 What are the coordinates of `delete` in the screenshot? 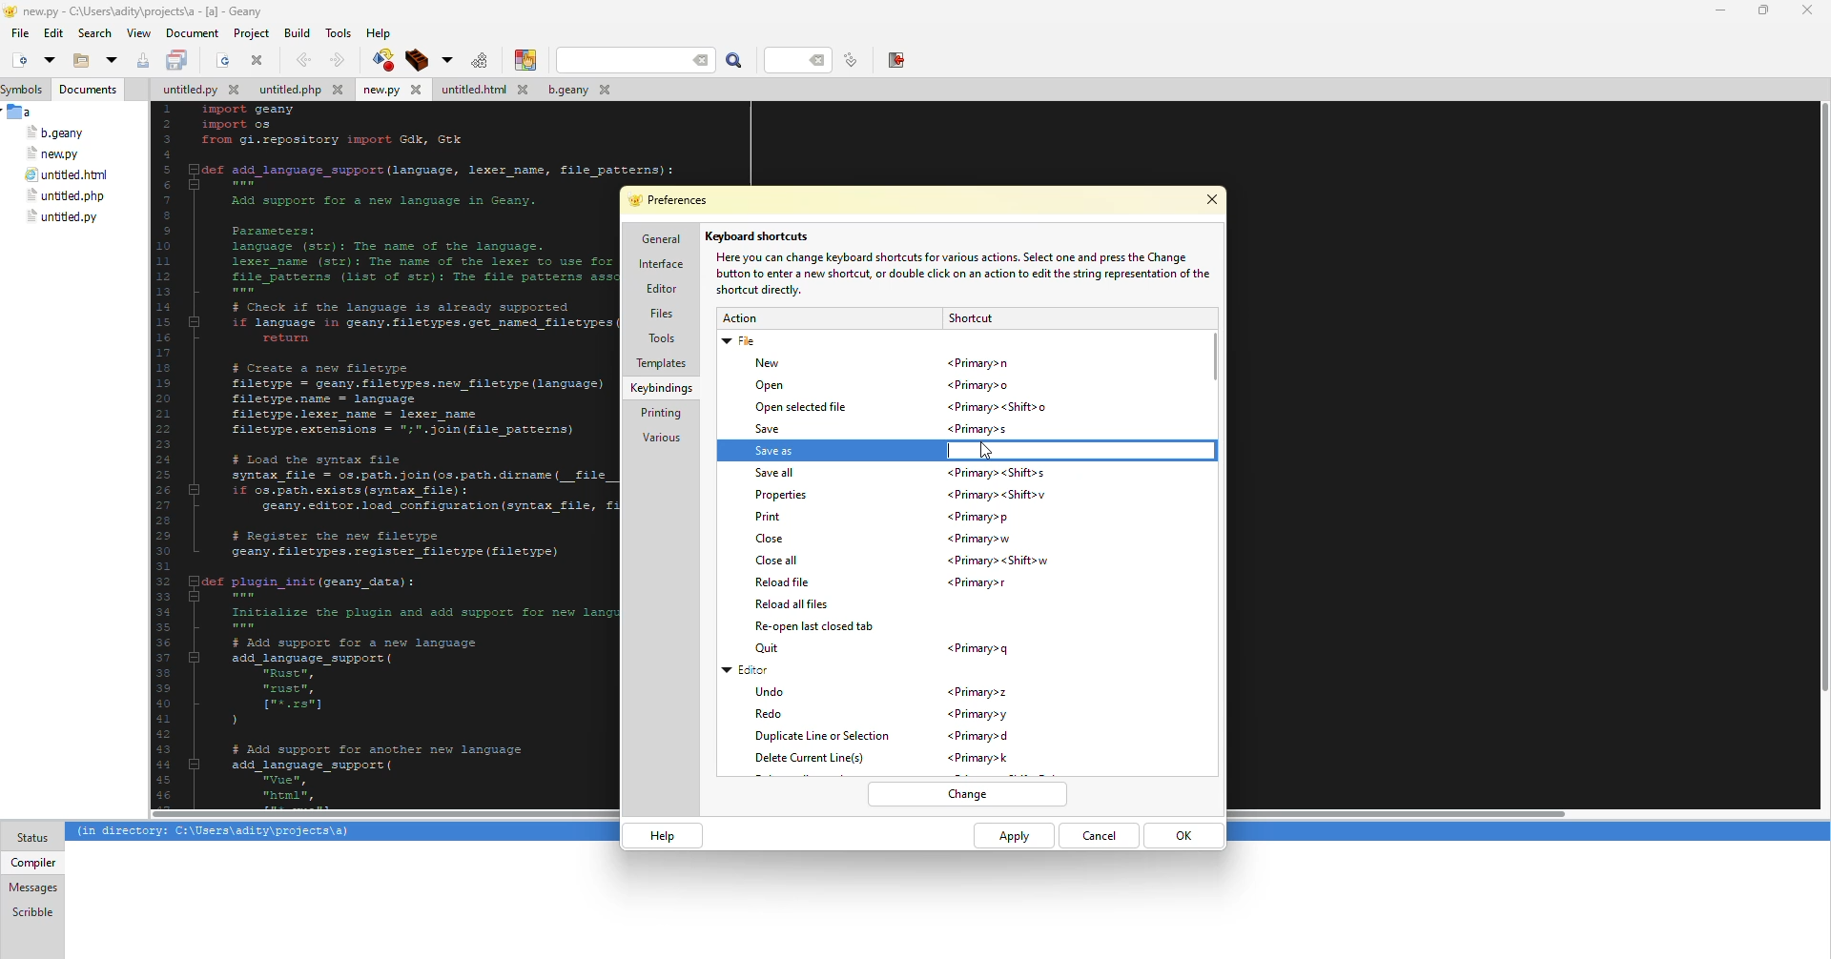 It's located at (816, 758).